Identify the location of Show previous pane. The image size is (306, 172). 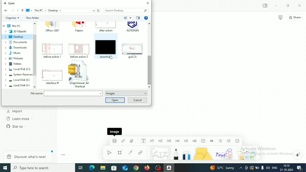
(139, 18).